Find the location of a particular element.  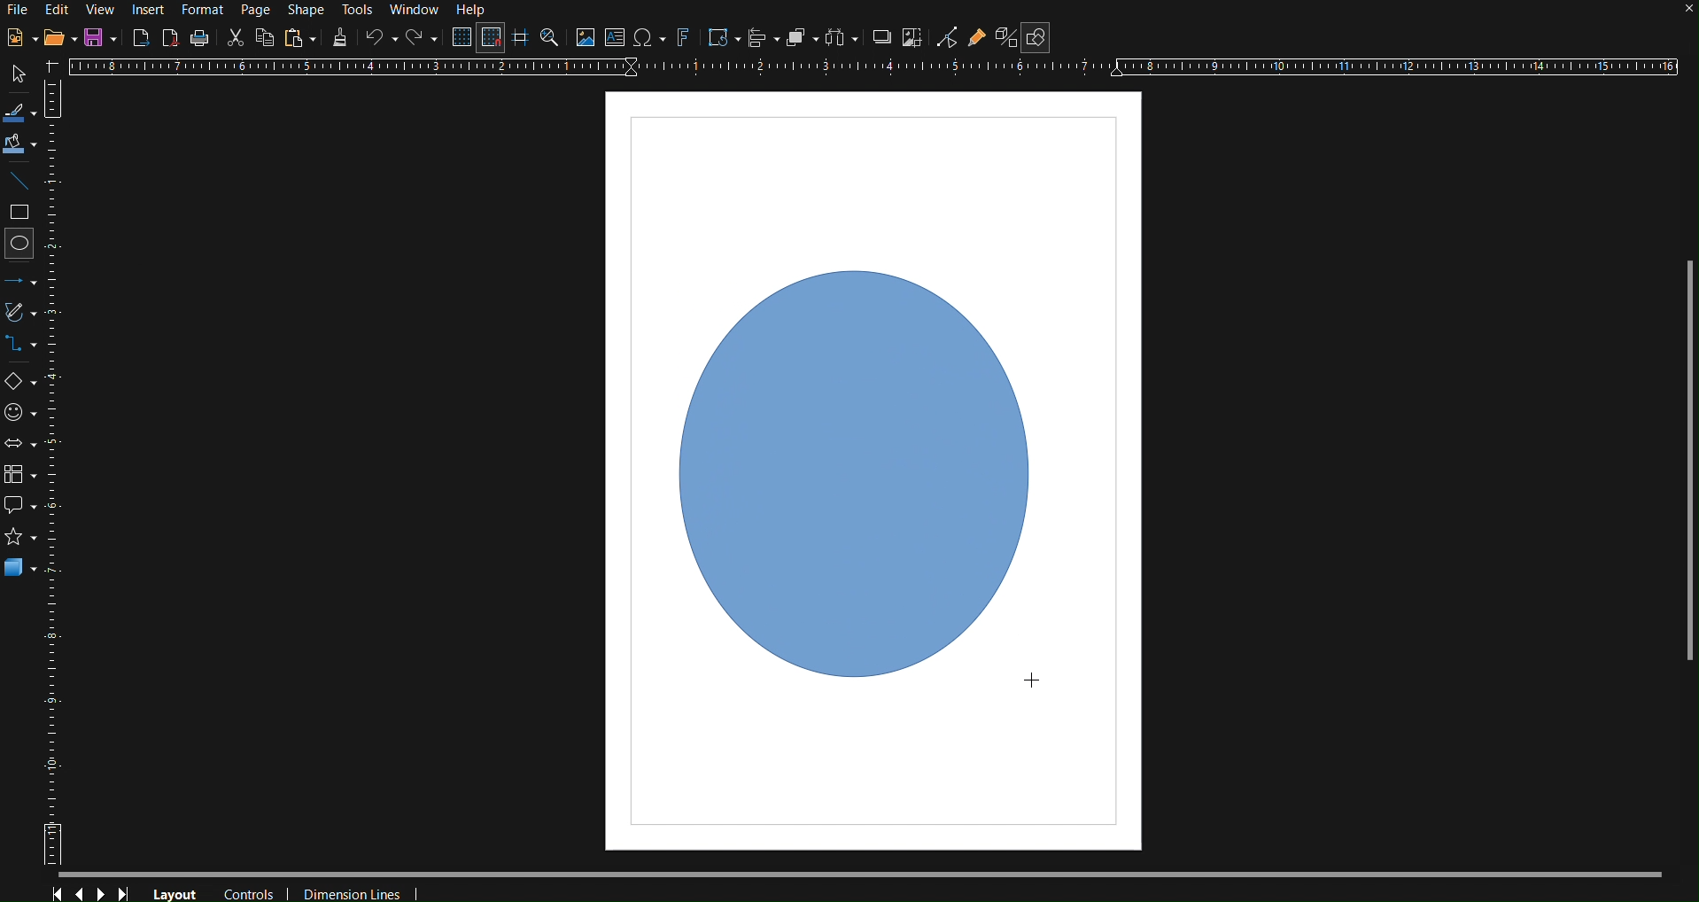

Show Gluepoint Functions is located at coordinates (977, 40).